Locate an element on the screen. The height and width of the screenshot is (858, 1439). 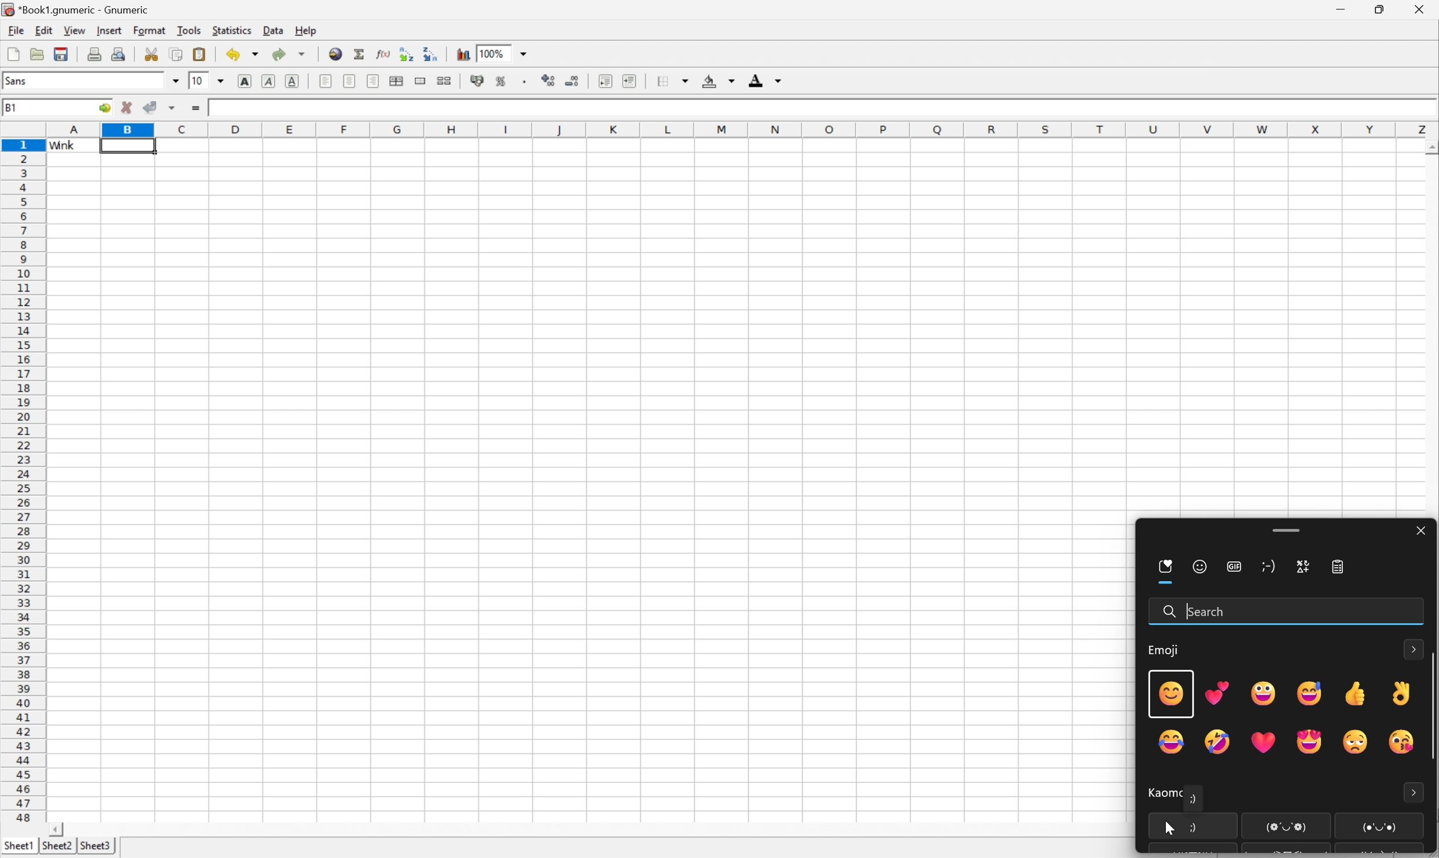
split merged ranges of cells is located at coordinates (446, 81).